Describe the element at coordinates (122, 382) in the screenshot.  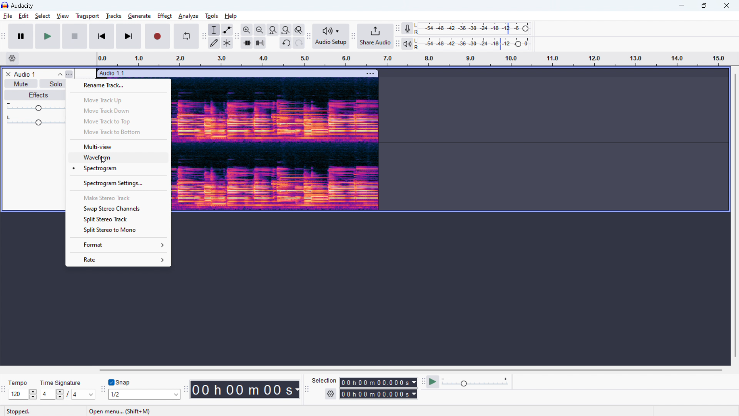
I see `toggle snap` at that location.